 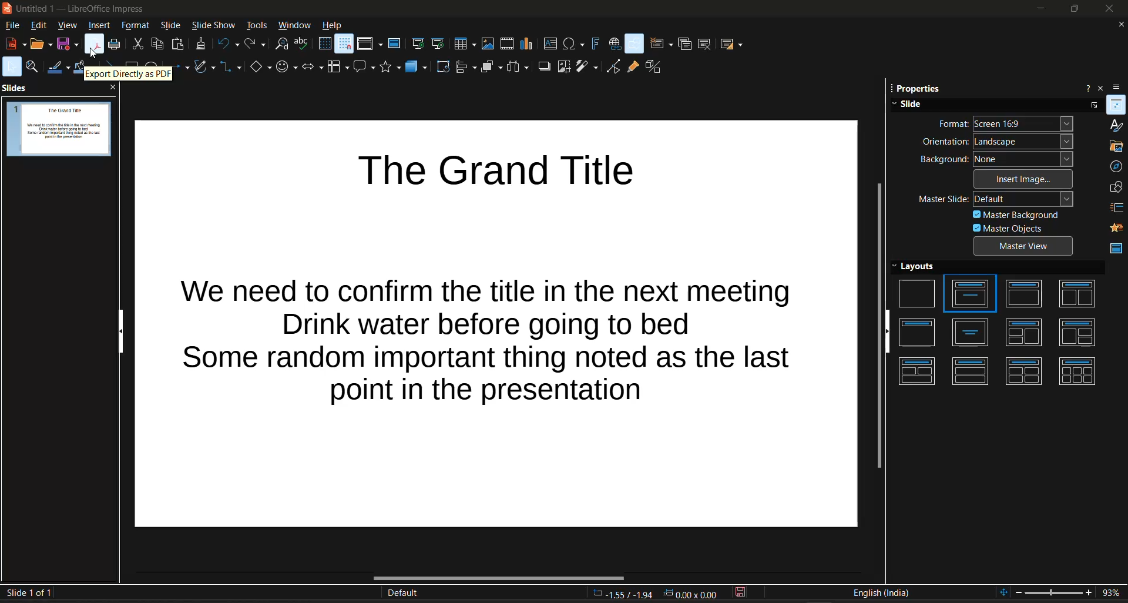 I want to click on close document, so click(x=1119, y=24).